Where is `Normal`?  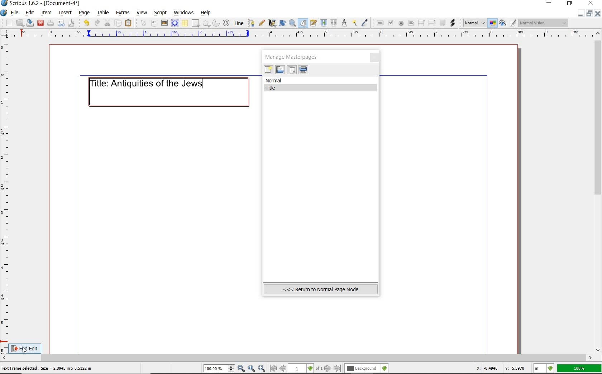
Normal is located at coordinates (474, 23).